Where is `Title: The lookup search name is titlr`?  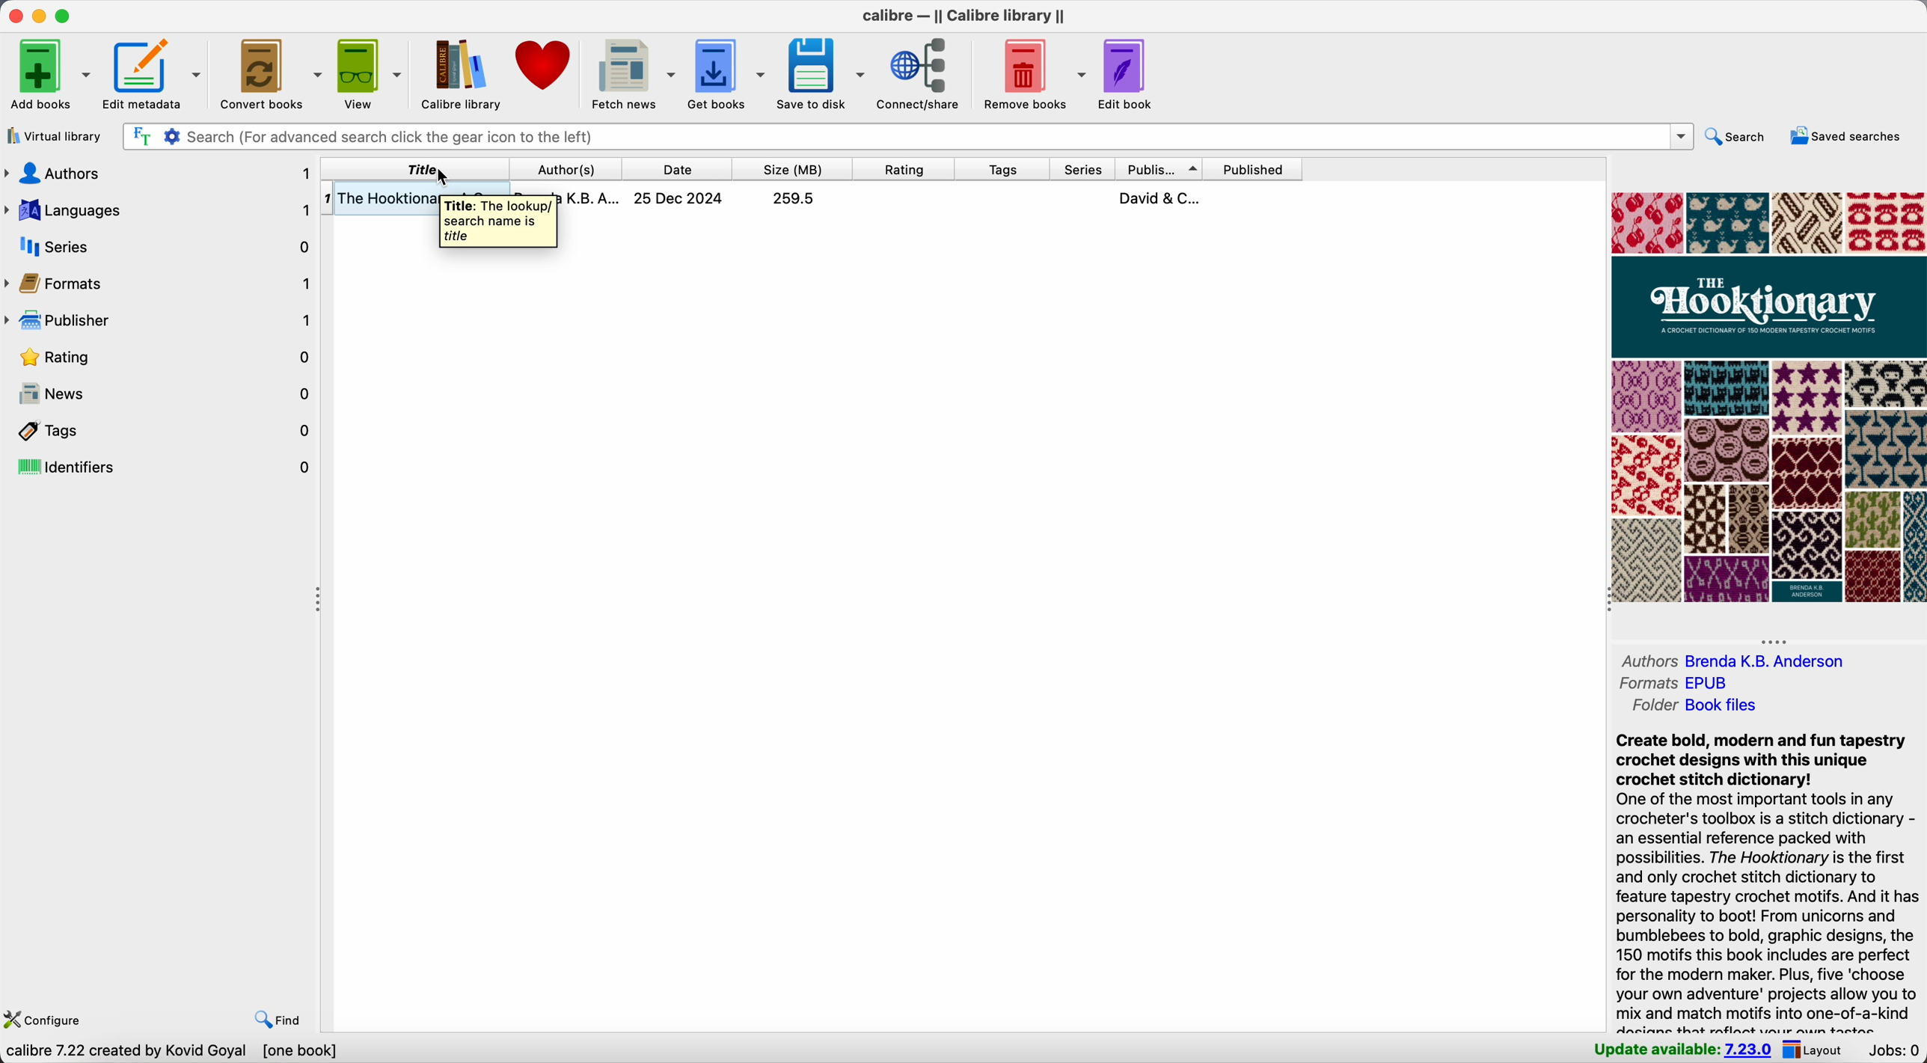 Title: The lookup search name is titlr is located at coordinates (497, 221).